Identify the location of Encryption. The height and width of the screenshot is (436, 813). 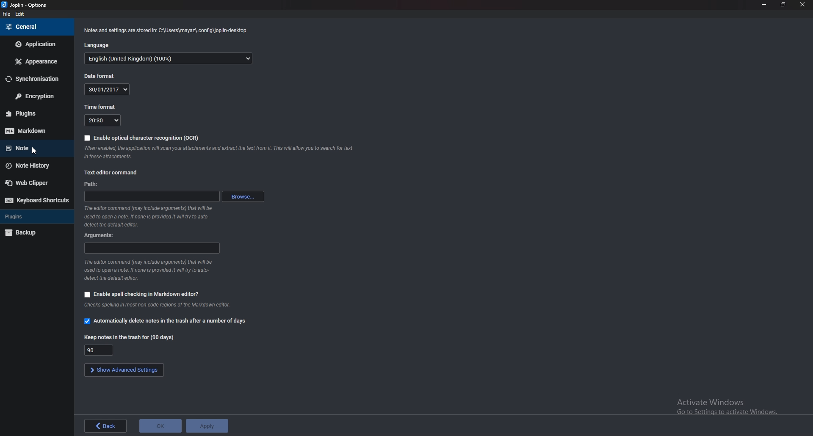
(36, 97).